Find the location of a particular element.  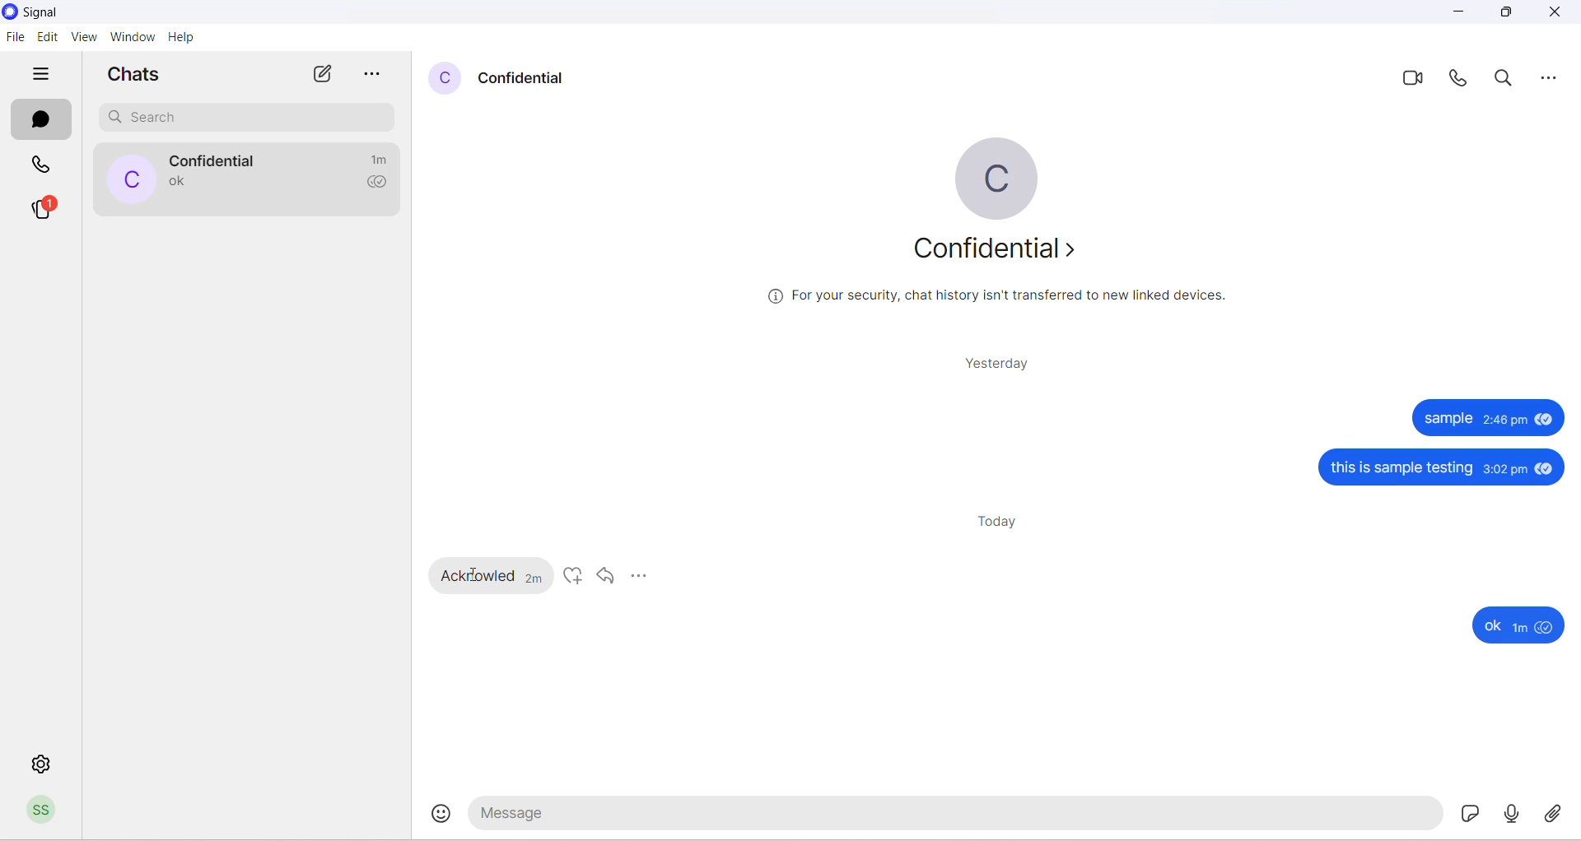

stories is located at coordinates (45, 211).